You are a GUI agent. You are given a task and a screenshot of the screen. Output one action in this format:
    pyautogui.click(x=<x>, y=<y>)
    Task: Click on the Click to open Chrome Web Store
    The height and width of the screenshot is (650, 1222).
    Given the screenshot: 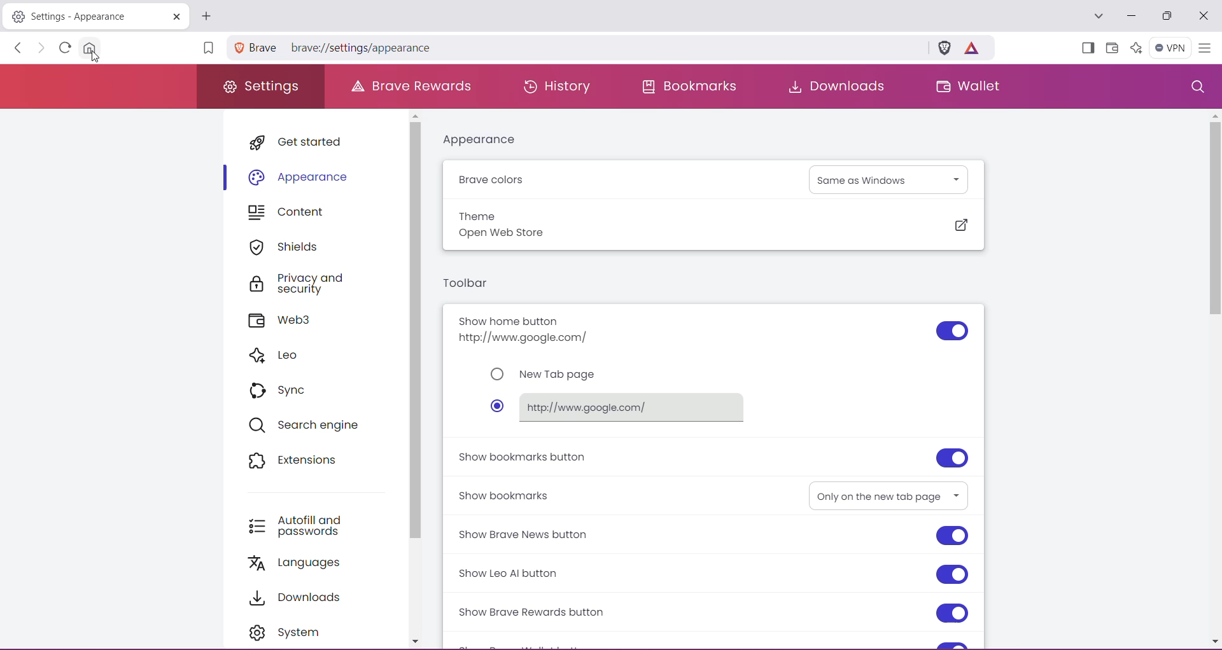 What is the action you would take?
    pyautogui.click(x=960, y=226)
    